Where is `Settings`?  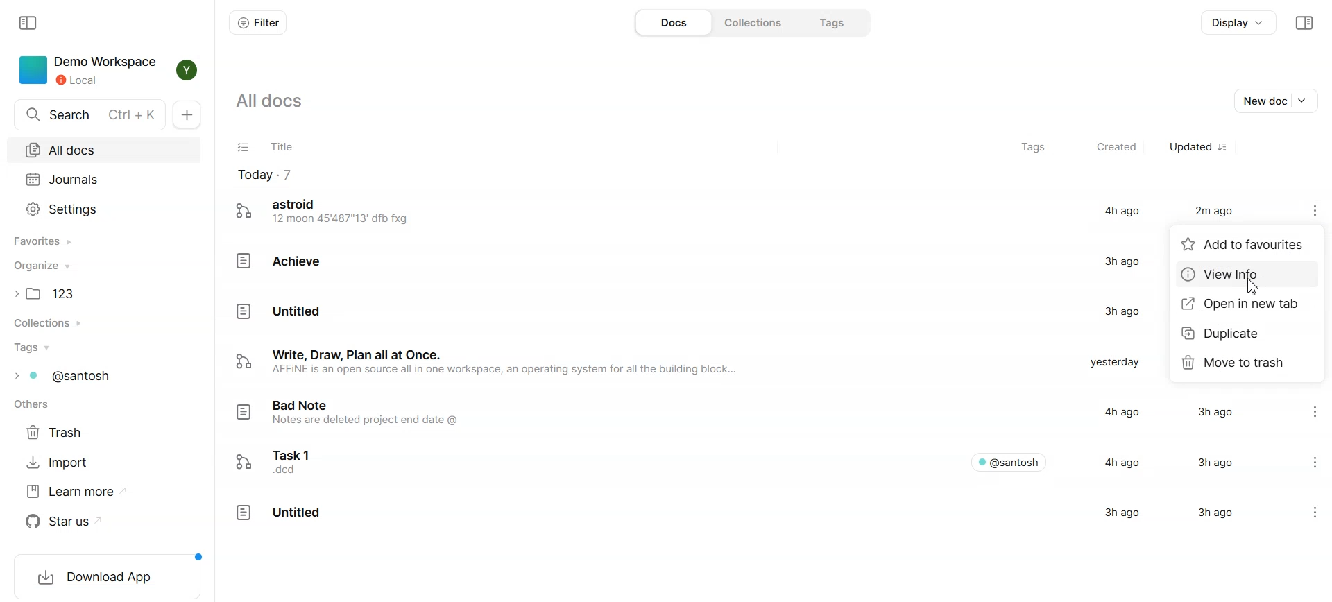
Settings is located at coordinates (1302, 413).